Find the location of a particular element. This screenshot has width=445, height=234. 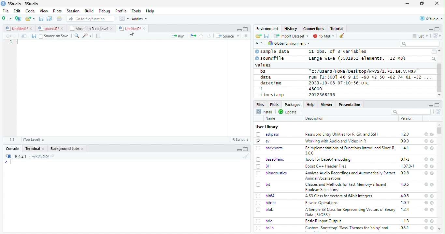

close is located at coordinates (432, 135).